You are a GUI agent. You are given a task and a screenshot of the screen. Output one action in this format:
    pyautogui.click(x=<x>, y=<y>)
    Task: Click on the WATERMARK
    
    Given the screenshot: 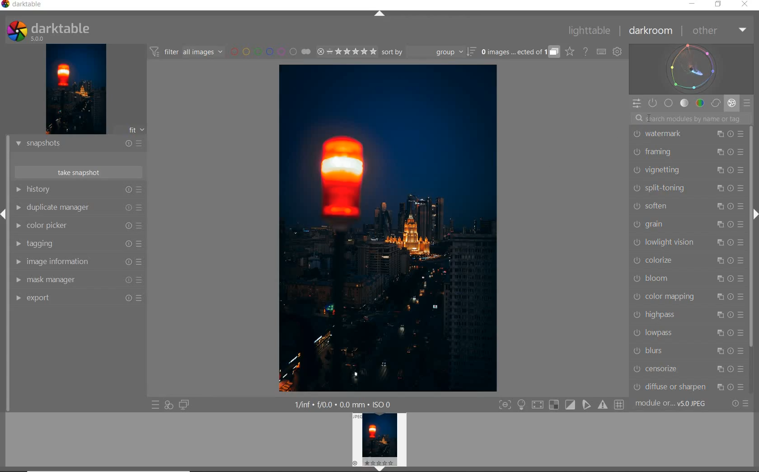 What is the action you would take?
    pyautogui.click(x=668, y=135)
    